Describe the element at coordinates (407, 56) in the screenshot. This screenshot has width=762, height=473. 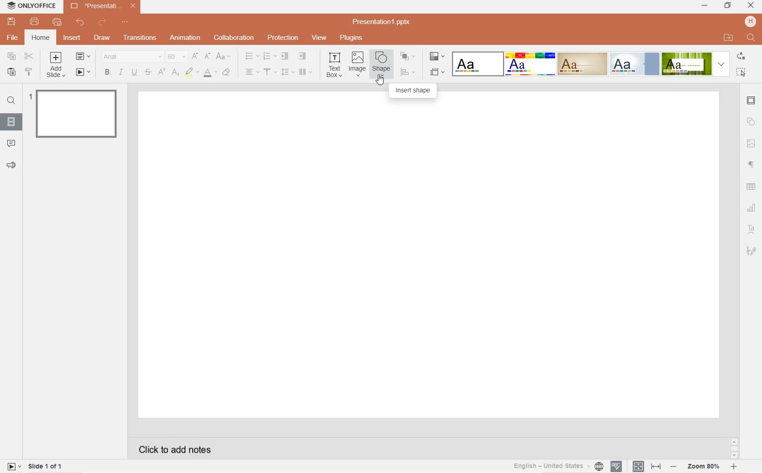
I see `arrange shape` at that location.